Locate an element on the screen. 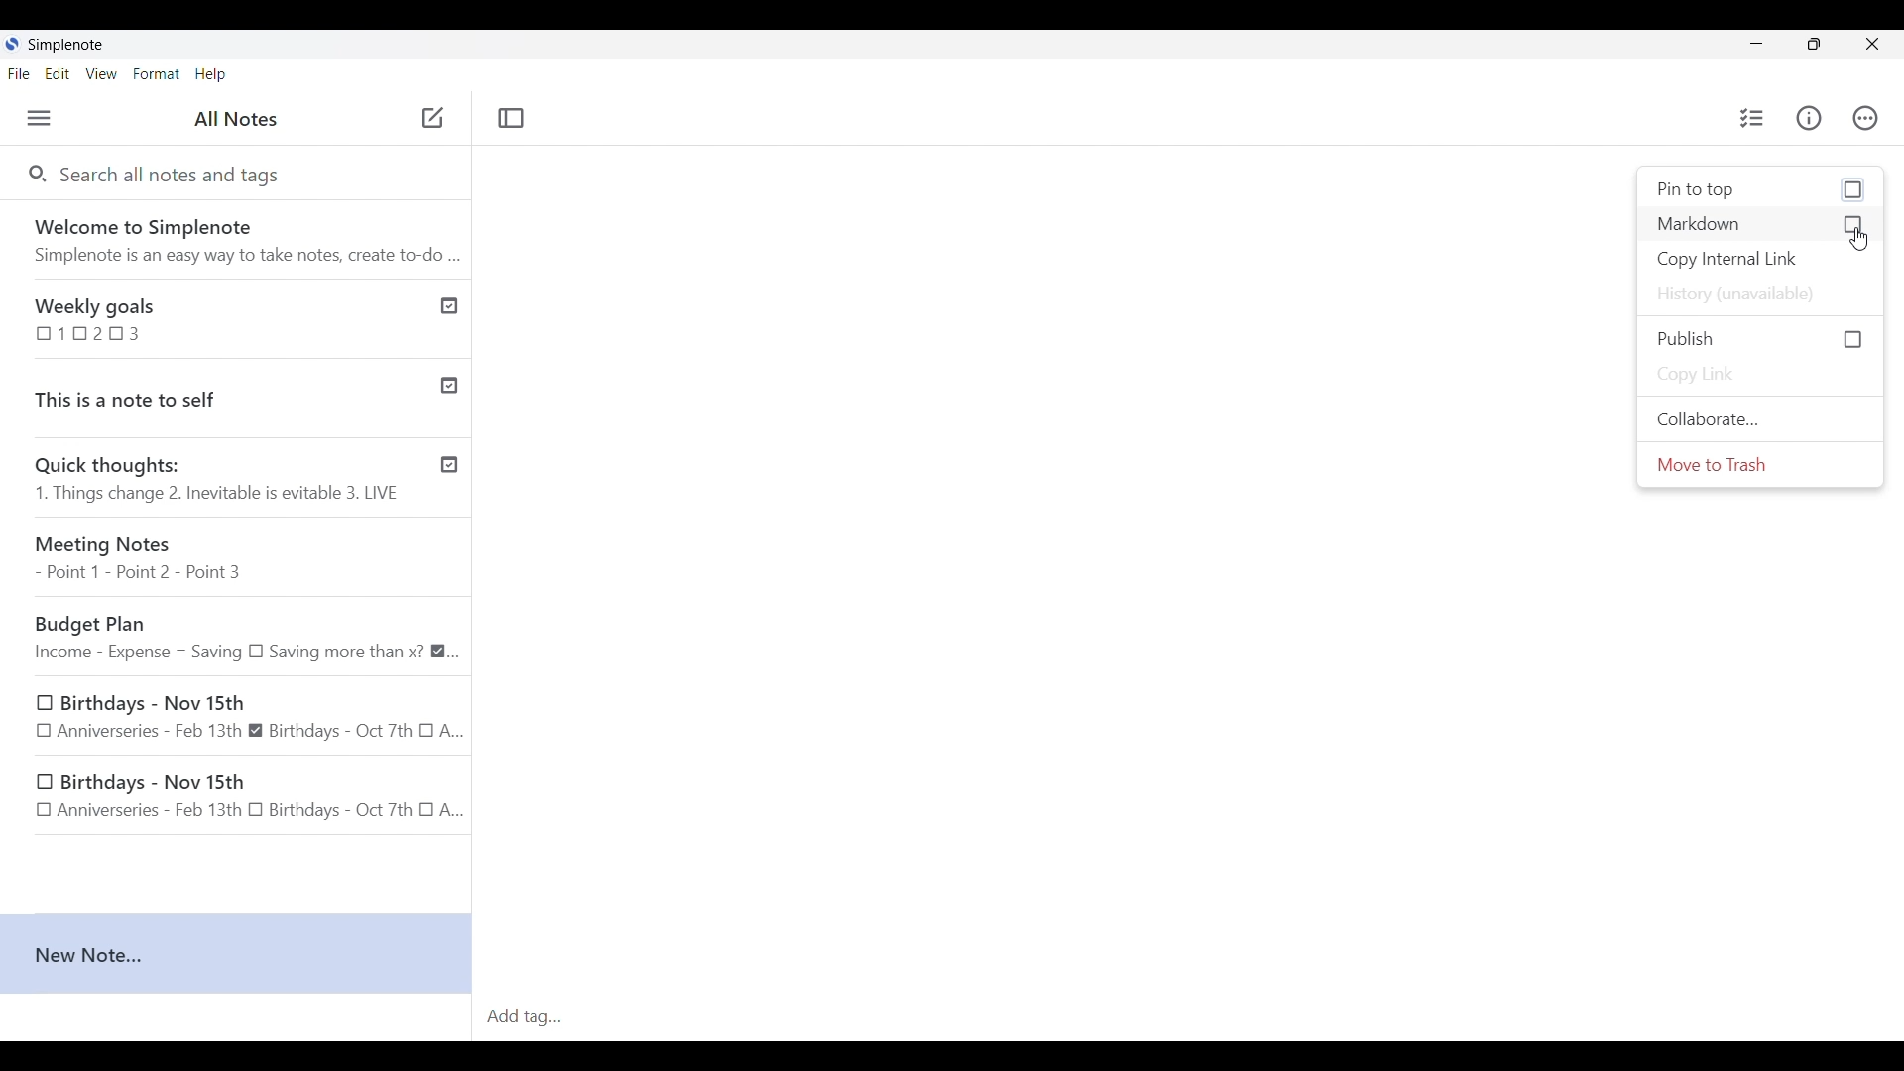 The width and height of the screenshot is (1904, 1071). Birthdays - Nov 15th is located at coordinates (241, 797).